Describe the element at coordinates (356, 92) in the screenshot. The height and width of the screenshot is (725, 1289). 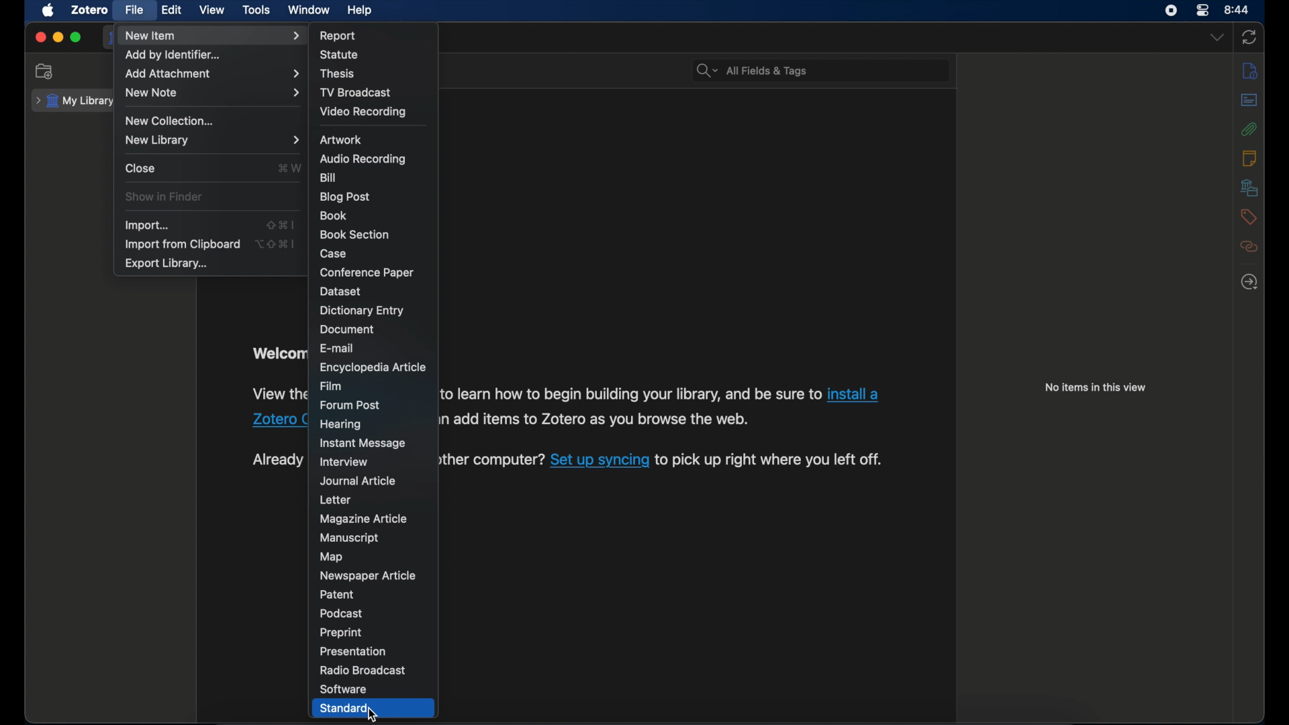
I see `tv broadcast` at that location.